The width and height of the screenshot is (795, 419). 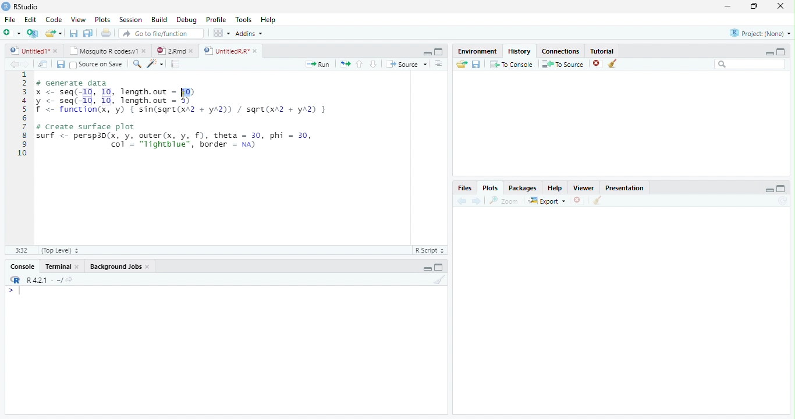 What do you see at coordinates (426, 53) in the screenshot?
I see `Minimize` at bounding box center [426, 53].